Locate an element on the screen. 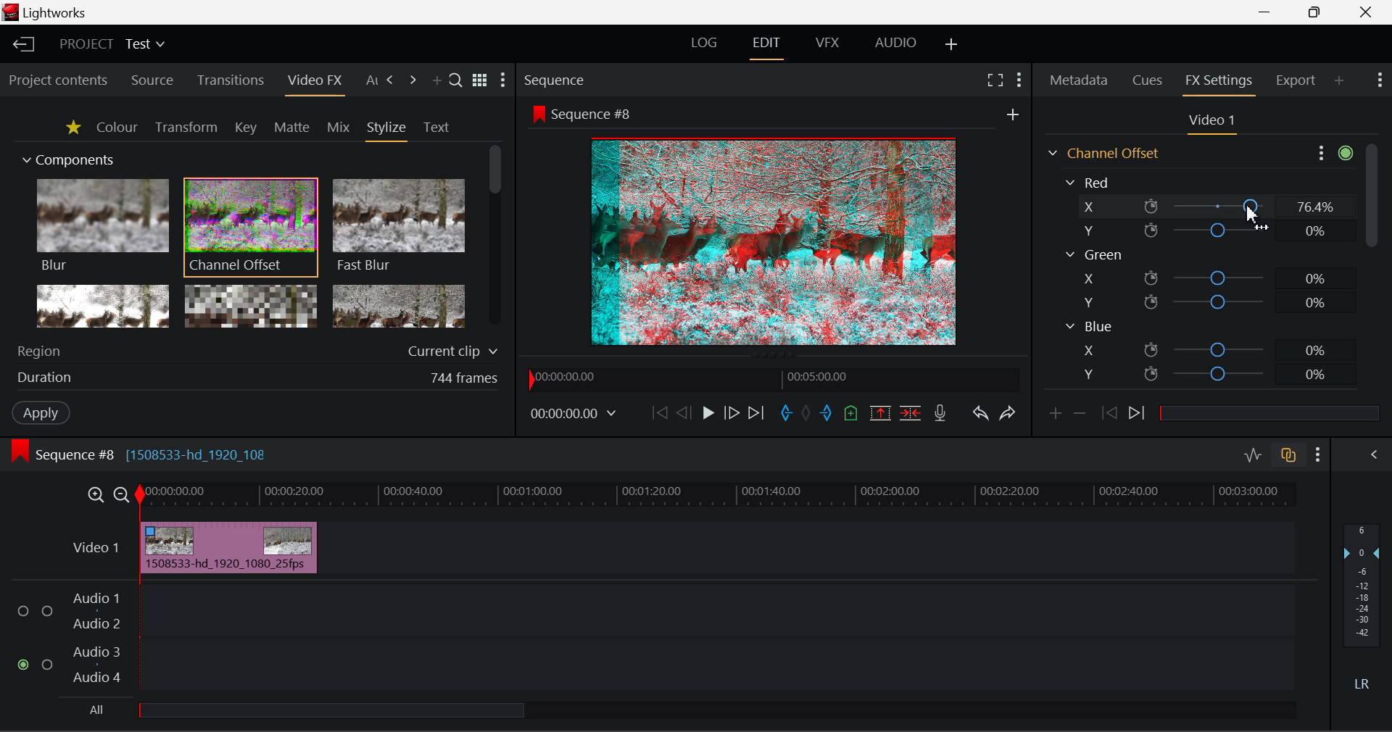 The width and height of the screenshot is (1392, 732). Frame Duration is located at coordinates (258, 379).